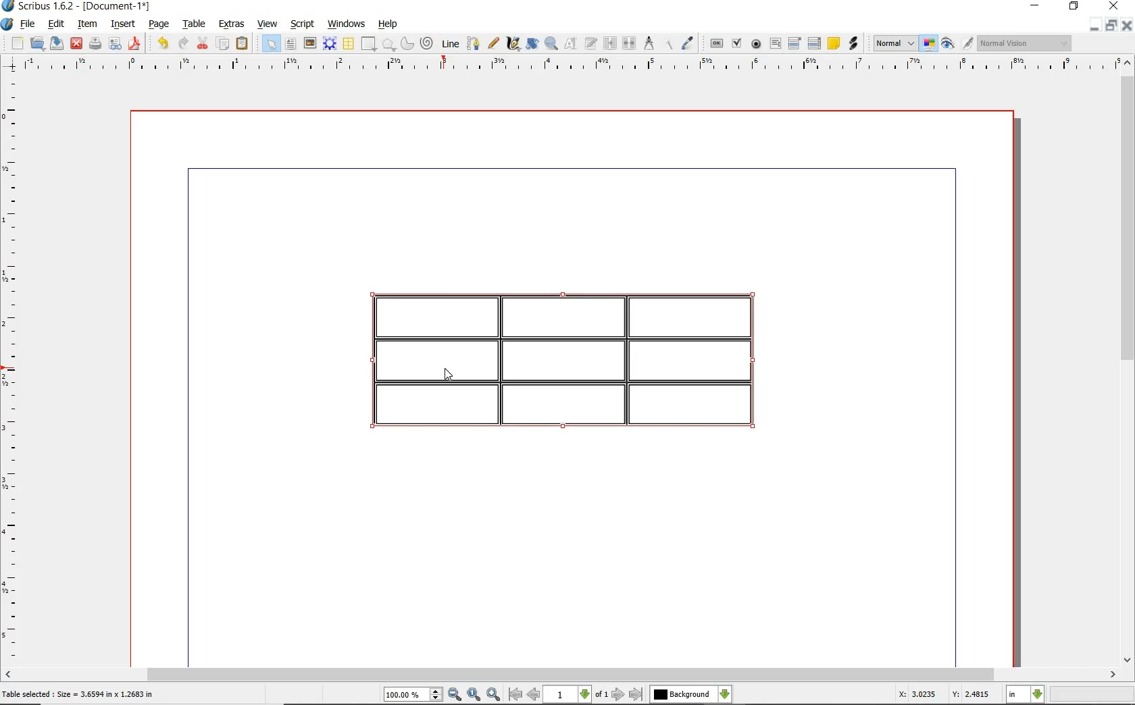 The height and width of the screenshot is (705, 1135). I want to click on view, so click(268, 24).